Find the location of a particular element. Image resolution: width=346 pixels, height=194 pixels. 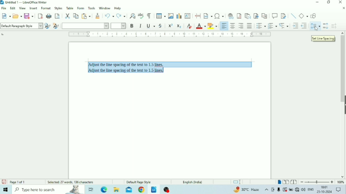

Copy is located at coordinates (76, 15).